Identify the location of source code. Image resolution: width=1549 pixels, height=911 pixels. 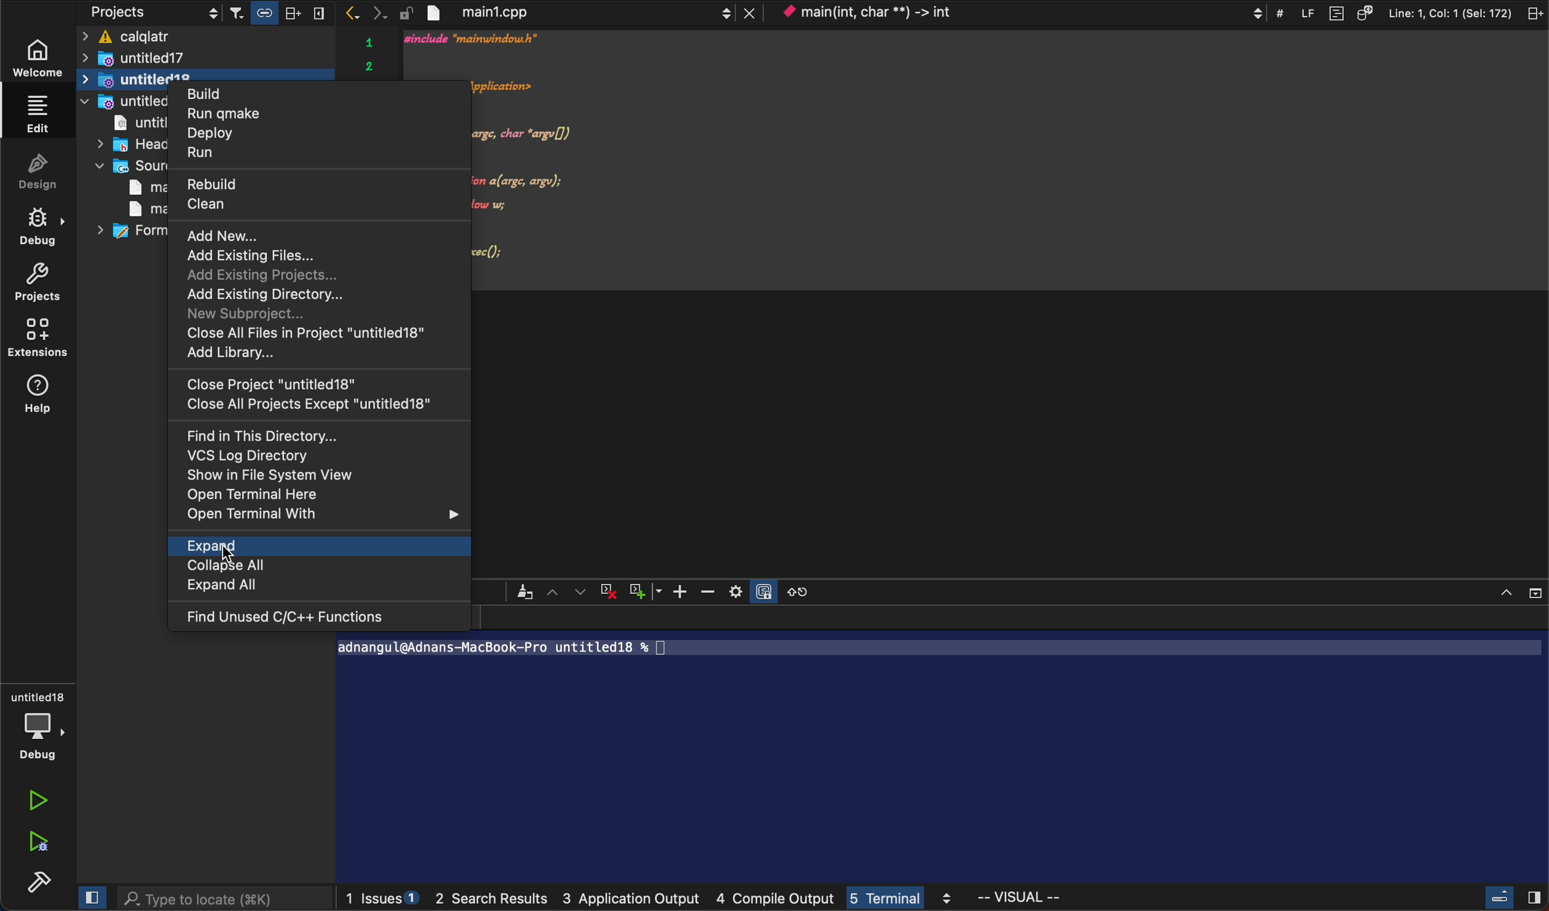
(1365, 12).